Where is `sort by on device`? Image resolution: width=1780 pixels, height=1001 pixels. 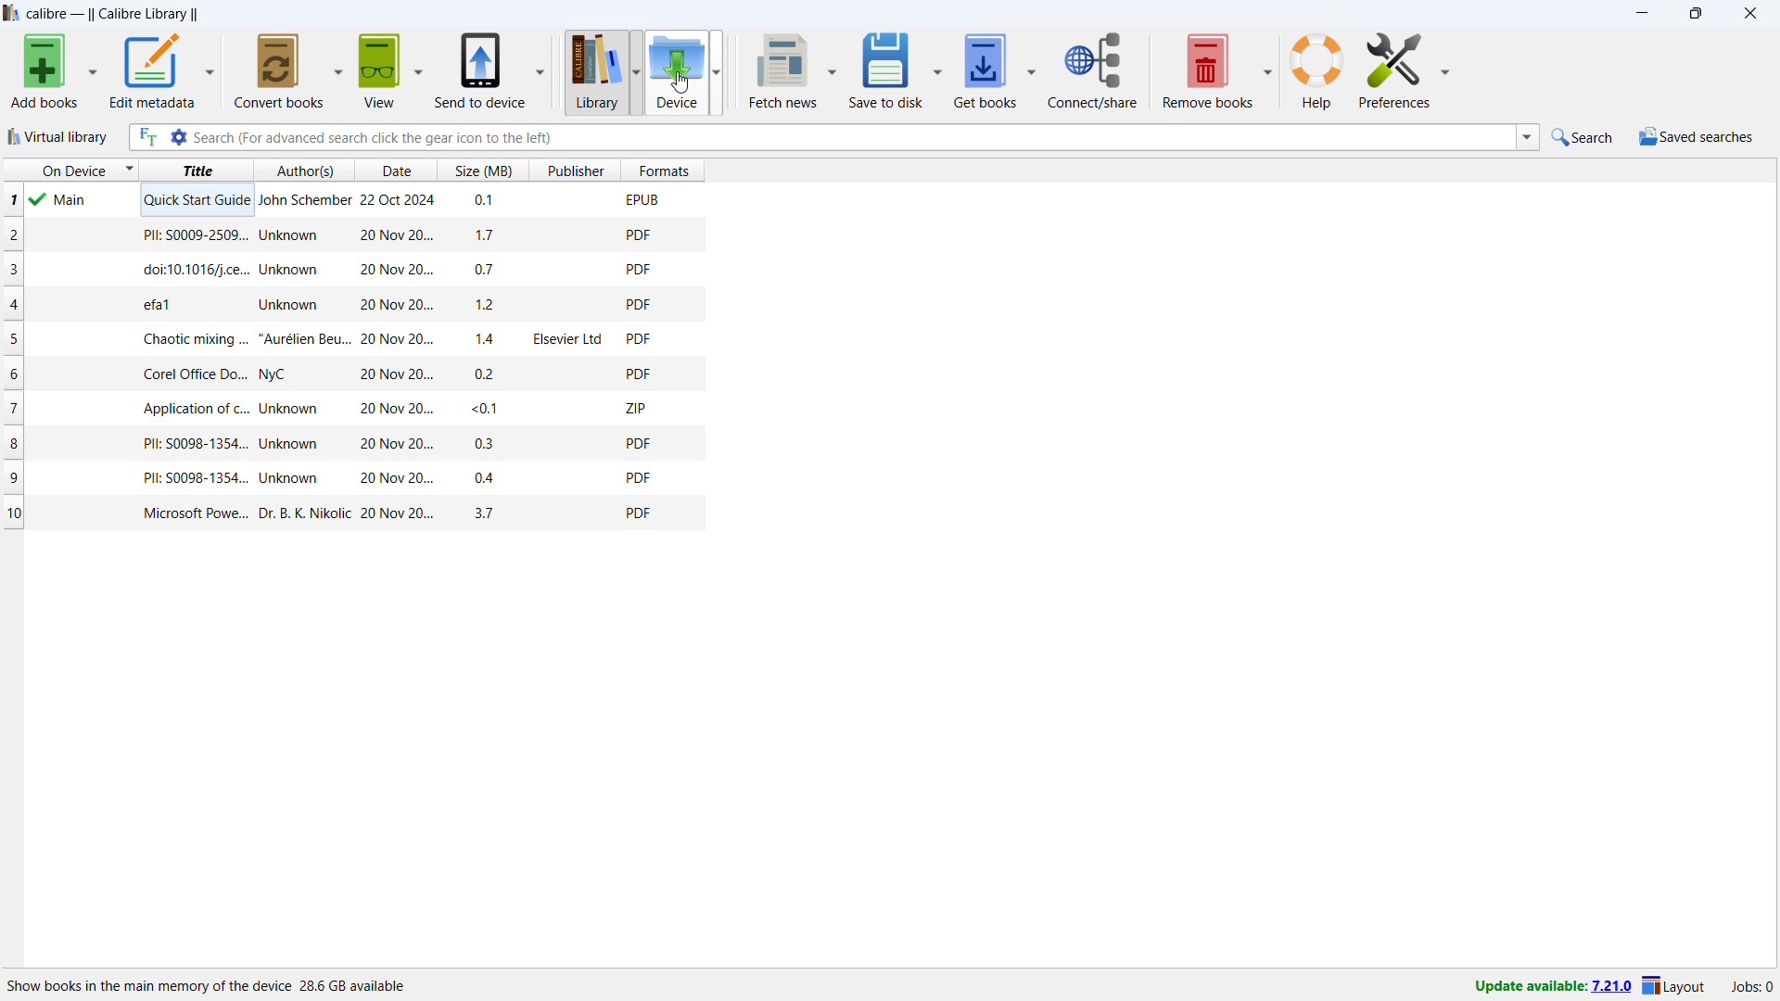
sort by on device is located at coordinates (69, 171).